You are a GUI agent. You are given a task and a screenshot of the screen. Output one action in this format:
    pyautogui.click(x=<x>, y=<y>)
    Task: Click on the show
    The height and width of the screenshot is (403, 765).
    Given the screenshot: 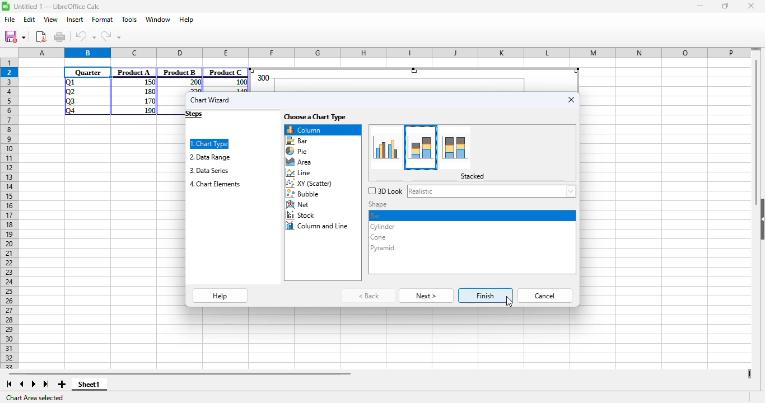 What is the action you would take?
    pyautogui.click(x=760, y=219)
    